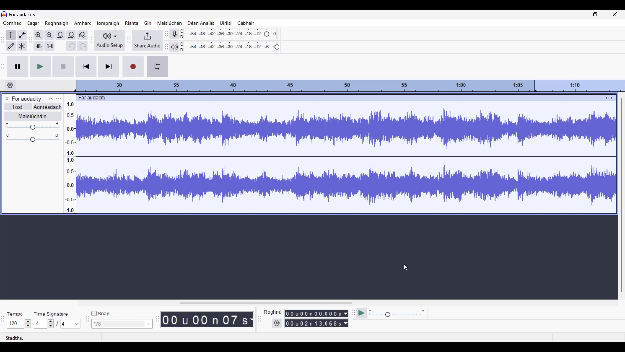 Image resolution: width=625 pixels, height=352 pixels. Describe the element at coordinates (276, 323) in the screenshot. I see `Selection settings` at that location.